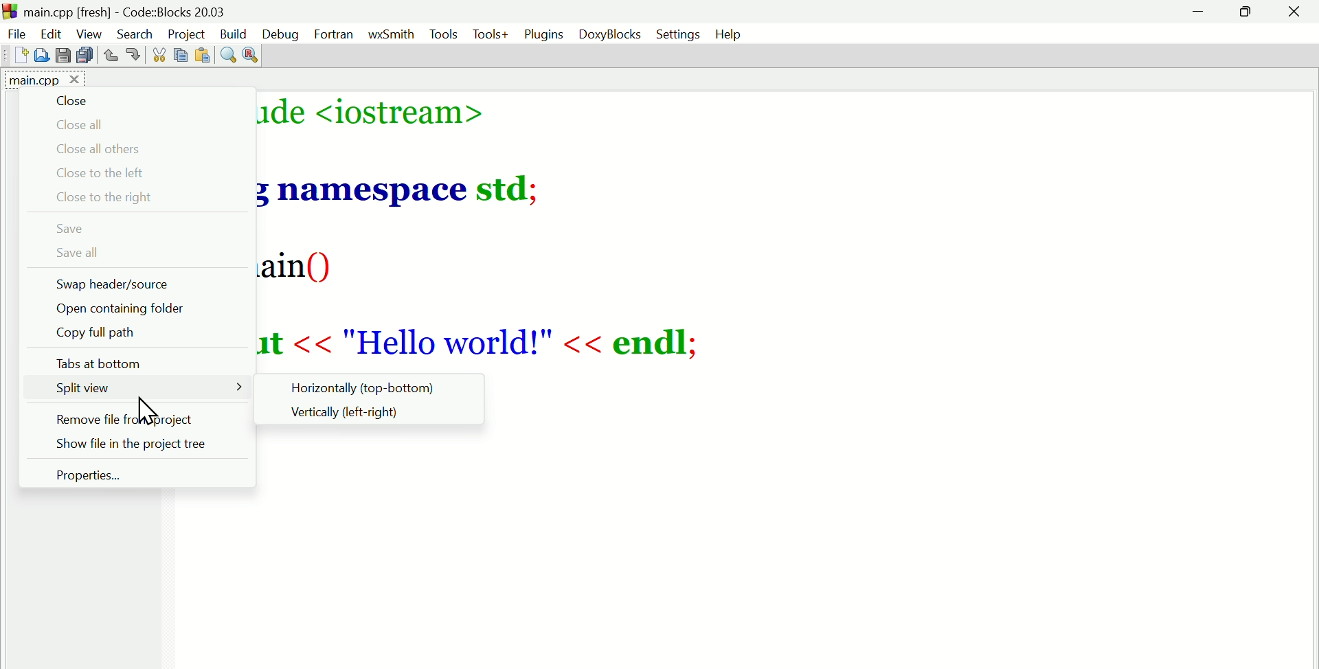  What do you see at coordinates (91, 33) in the screenshot?
I see `View` at bounding box center [91, 33].